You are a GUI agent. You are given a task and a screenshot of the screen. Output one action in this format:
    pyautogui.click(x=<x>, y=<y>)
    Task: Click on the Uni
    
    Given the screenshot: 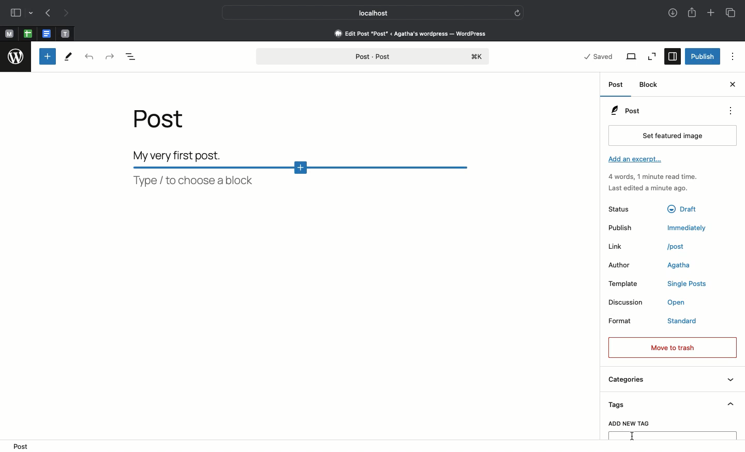 What is the action you would take?
    pyautogui.click(x=88, y=57)
    